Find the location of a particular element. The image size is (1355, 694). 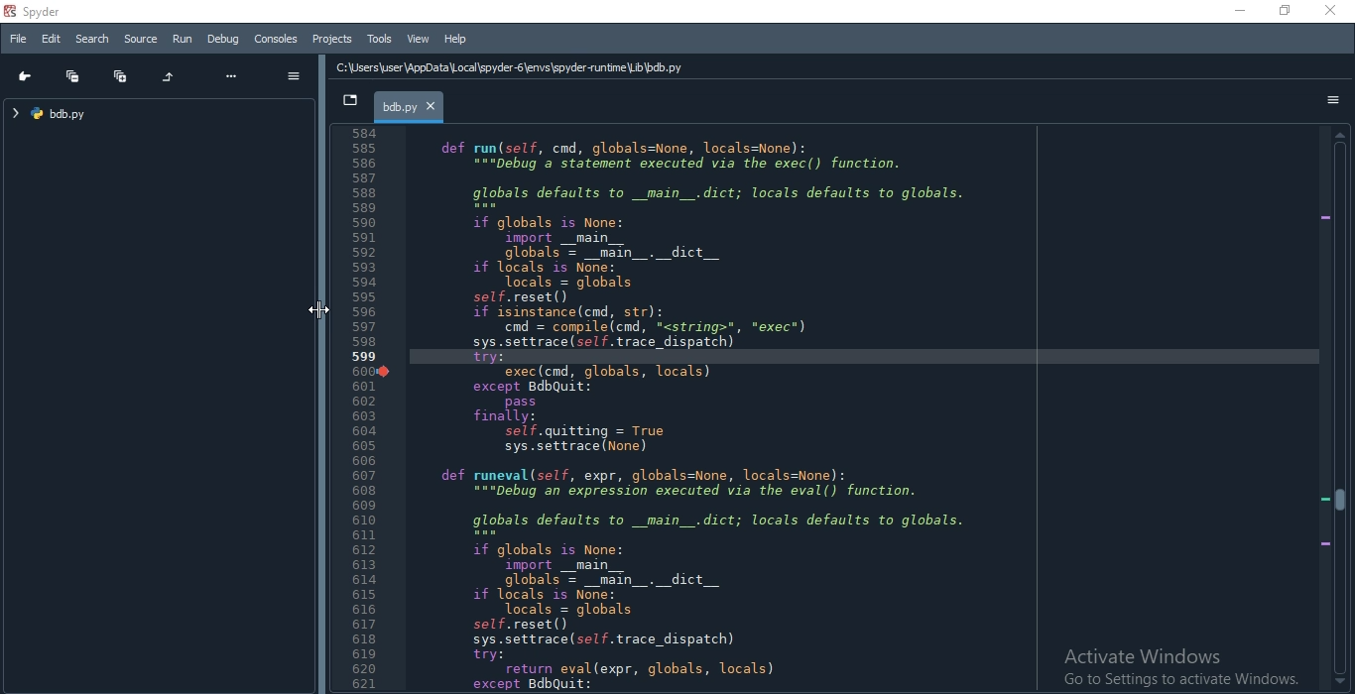

options is located at coordinates (294, 76).